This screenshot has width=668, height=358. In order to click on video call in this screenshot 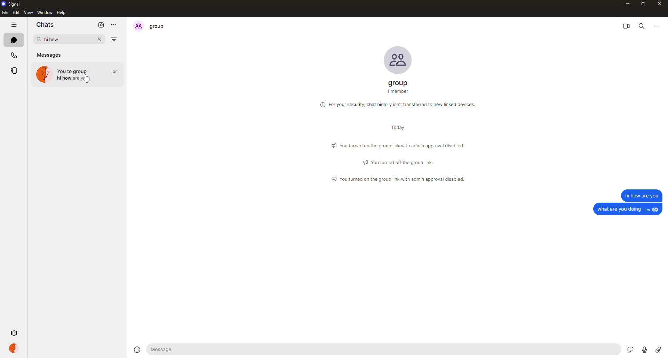, I will do `click(627, 25)`.